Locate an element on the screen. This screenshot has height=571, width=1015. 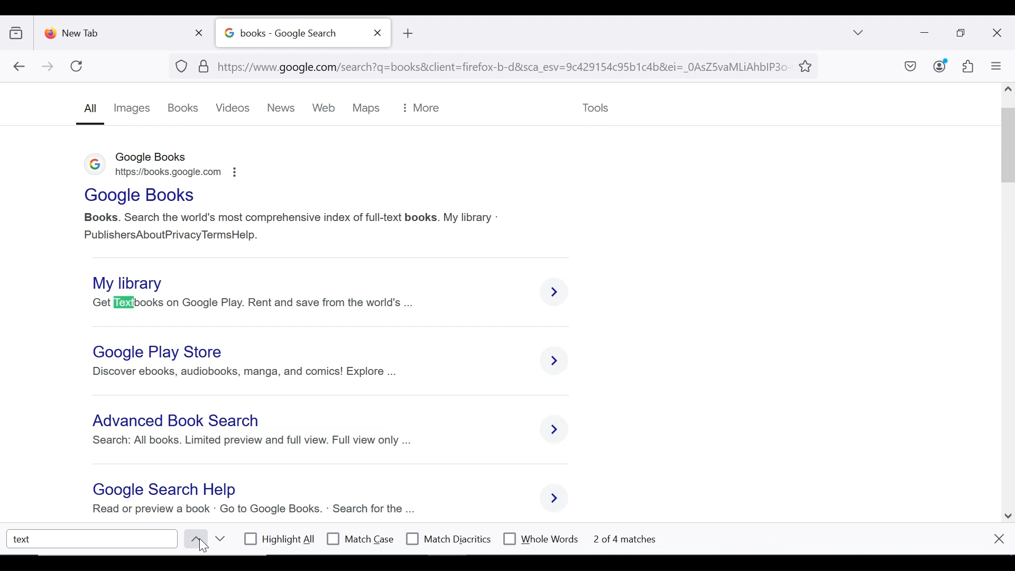
next is located at coordinates (219, 539).